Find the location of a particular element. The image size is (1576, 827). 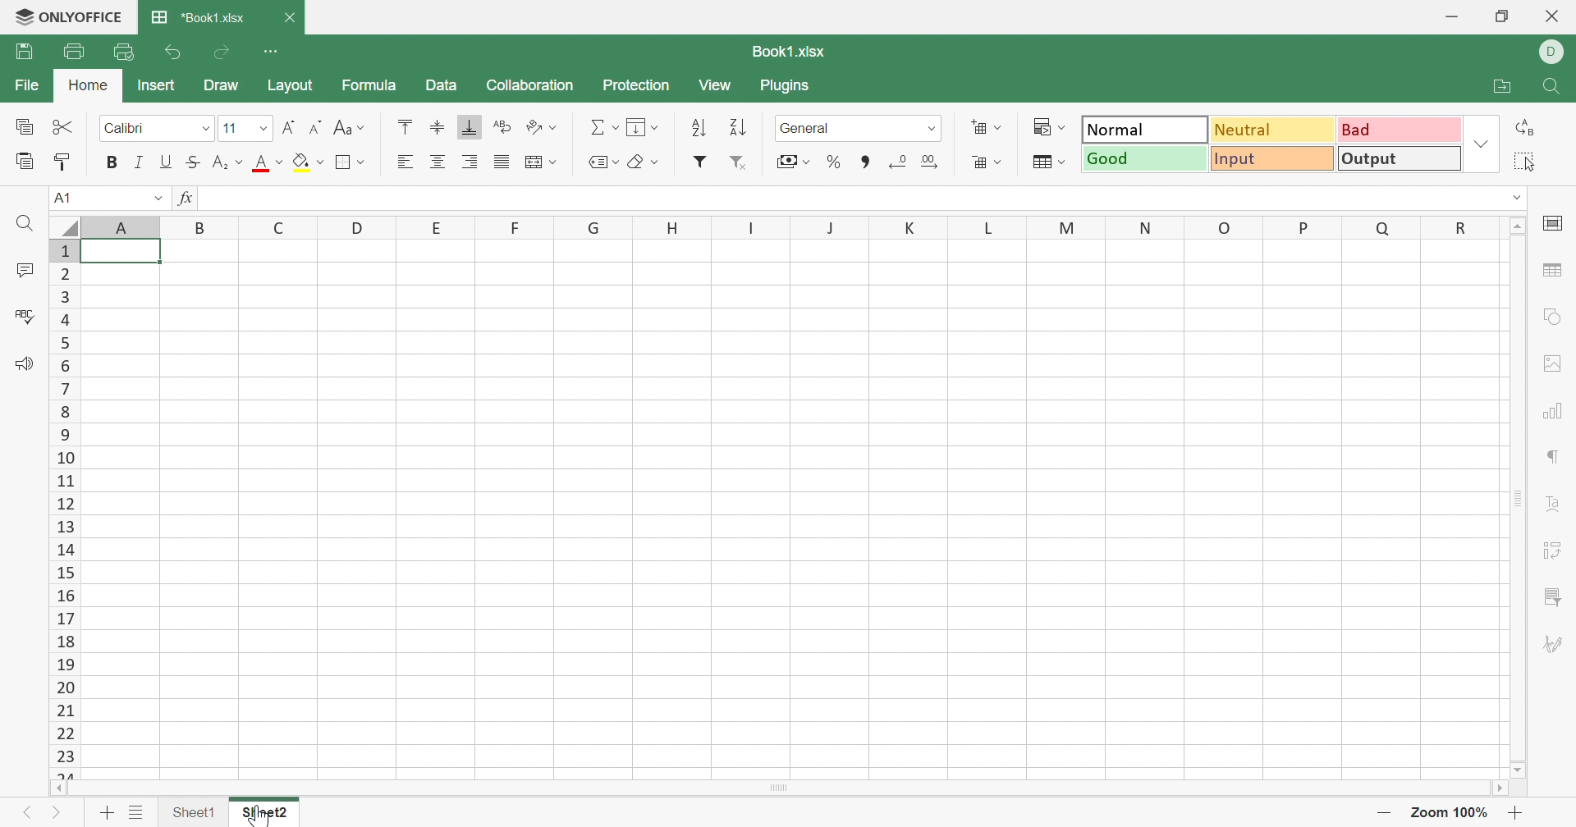

fx is located at coordinates (187, 199).